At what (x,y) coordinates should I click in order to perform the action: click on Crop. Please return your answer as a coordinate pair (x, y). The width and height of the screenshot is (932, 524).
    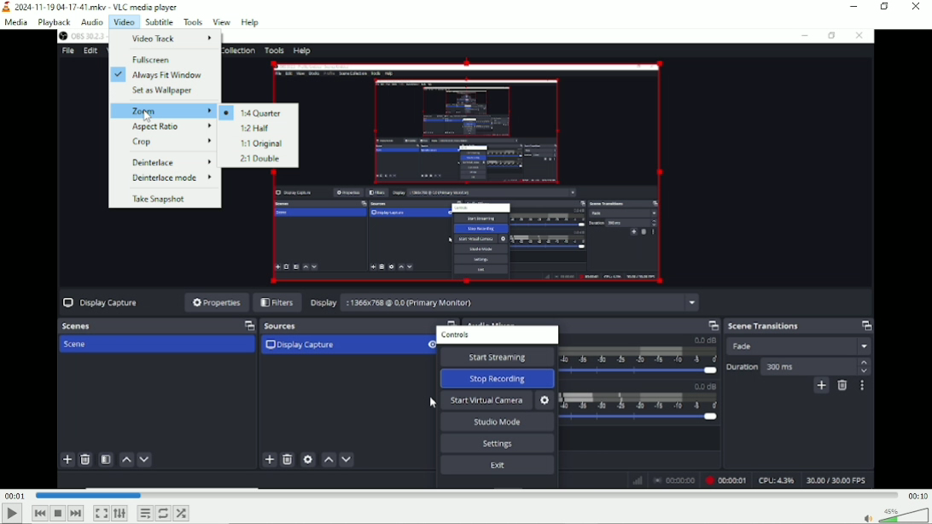
    Looking at the image, I should click on (172, 143).